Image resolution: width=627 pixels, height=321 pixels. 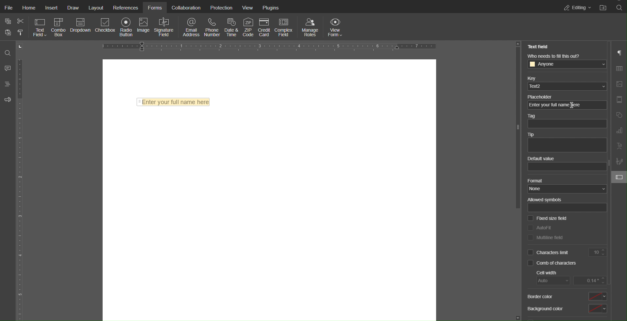 I want to click on Fixed size field, so click(x=548, y=219).